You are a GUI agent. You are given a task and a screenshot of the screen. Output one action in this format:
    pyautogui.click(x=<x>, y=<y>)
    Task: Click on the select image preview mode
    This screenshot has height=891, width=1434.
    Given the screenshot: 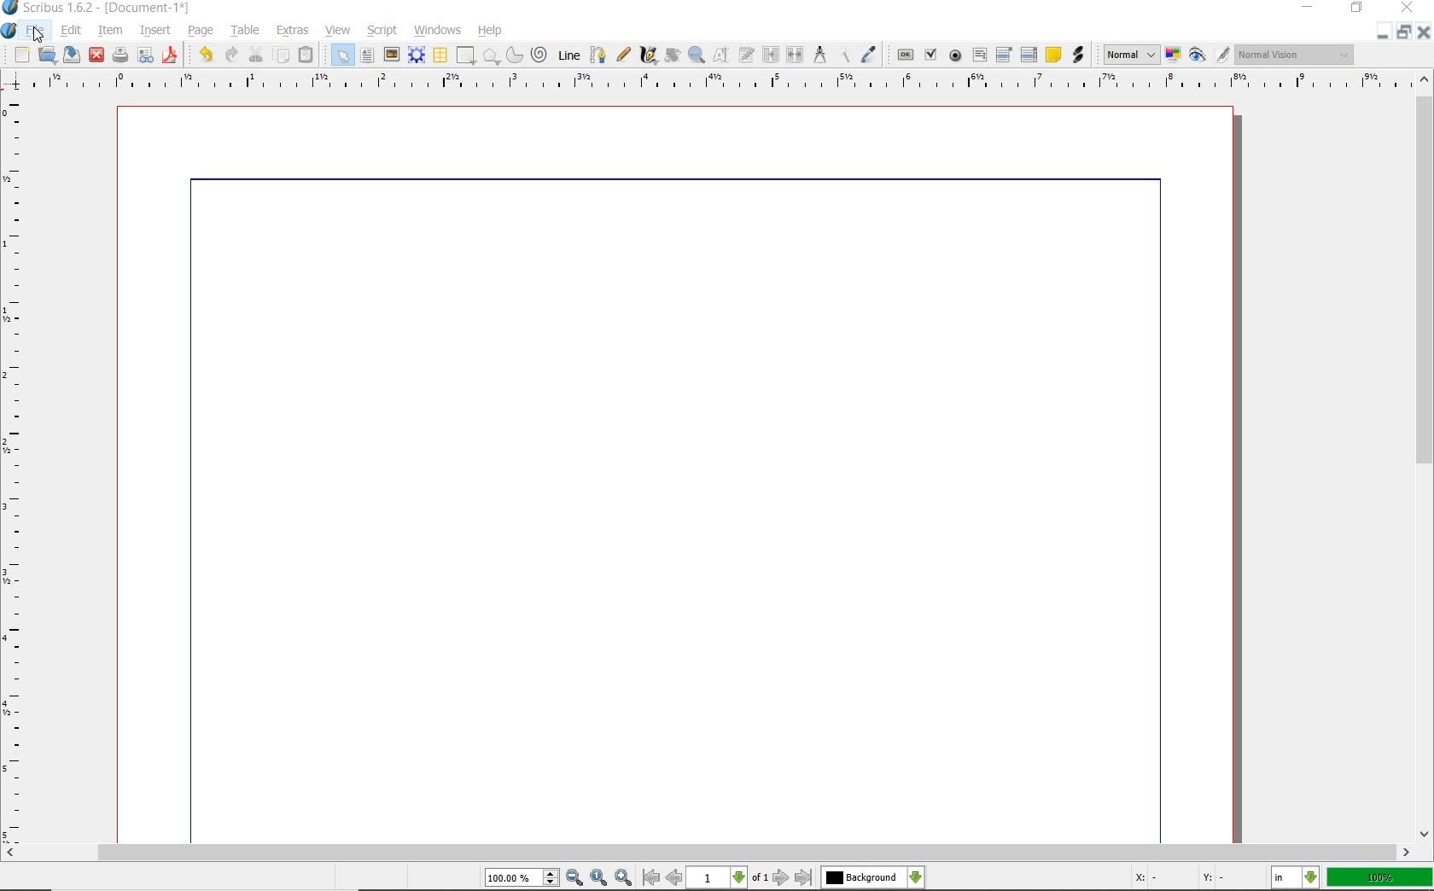 What is the action you would take?
    pyautogui.click(x=1131, y=55)
    